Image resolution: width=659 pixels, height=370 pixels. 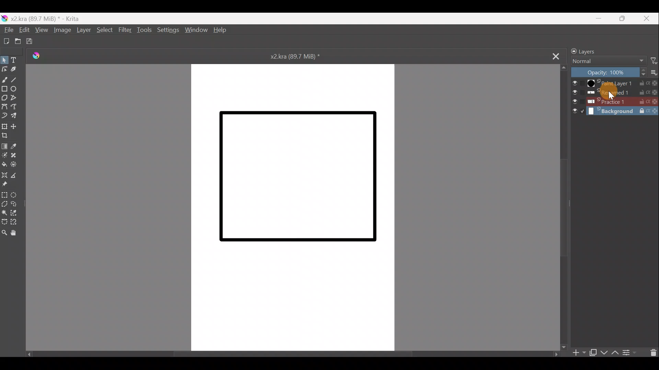 I want to click on Settings, so click(x=167, y=31).